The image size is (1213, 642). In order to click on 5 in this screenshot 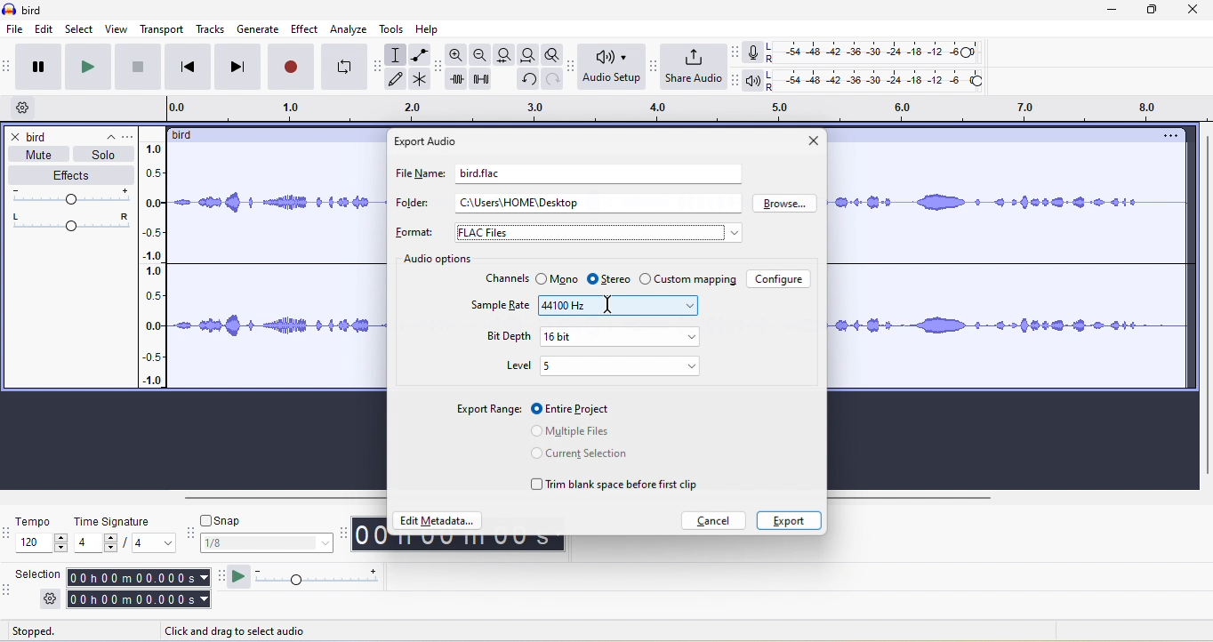, I will do `click(621, 366)`.